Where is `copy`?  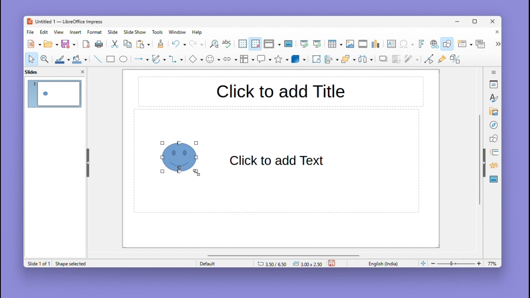
copy is located at coordinates (128, 44).